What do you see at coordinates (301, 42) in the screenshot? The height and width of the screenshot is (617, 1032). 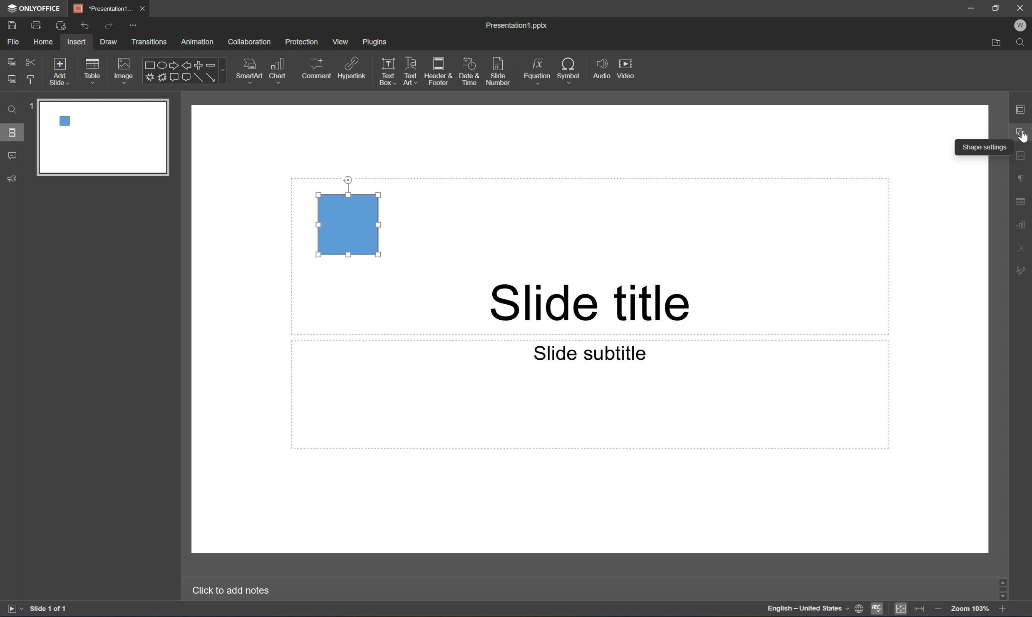 I see `Protection` at bounding box center [301, 42].